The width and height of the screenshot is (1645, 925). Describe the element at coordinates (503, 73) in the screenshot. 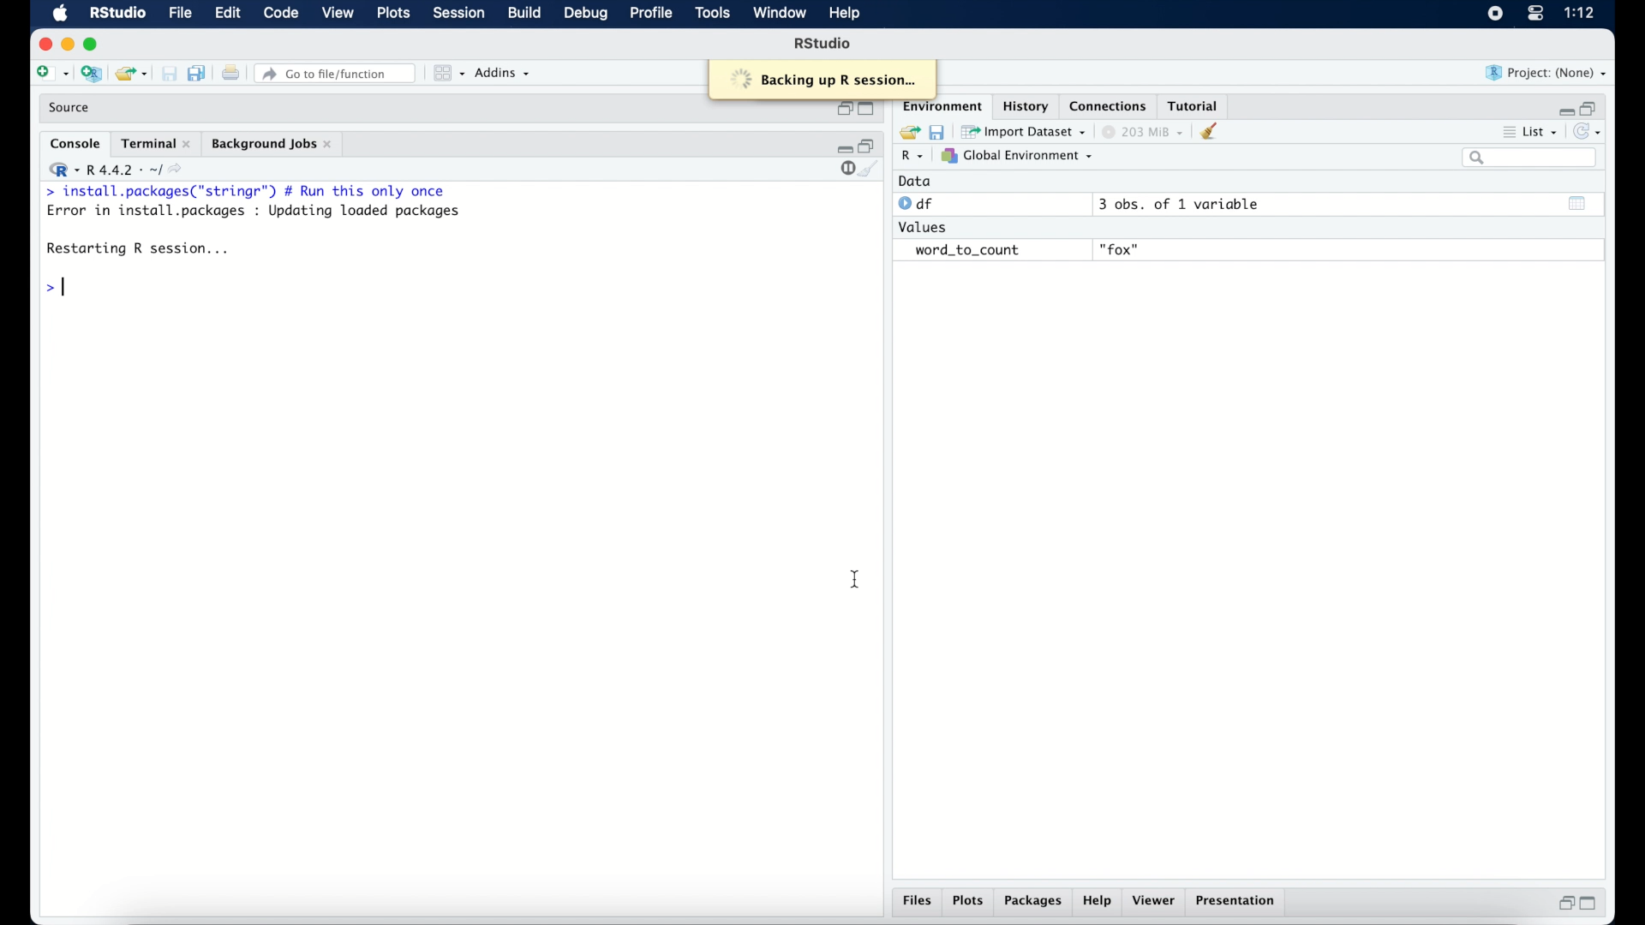

I see `addins` at that location.